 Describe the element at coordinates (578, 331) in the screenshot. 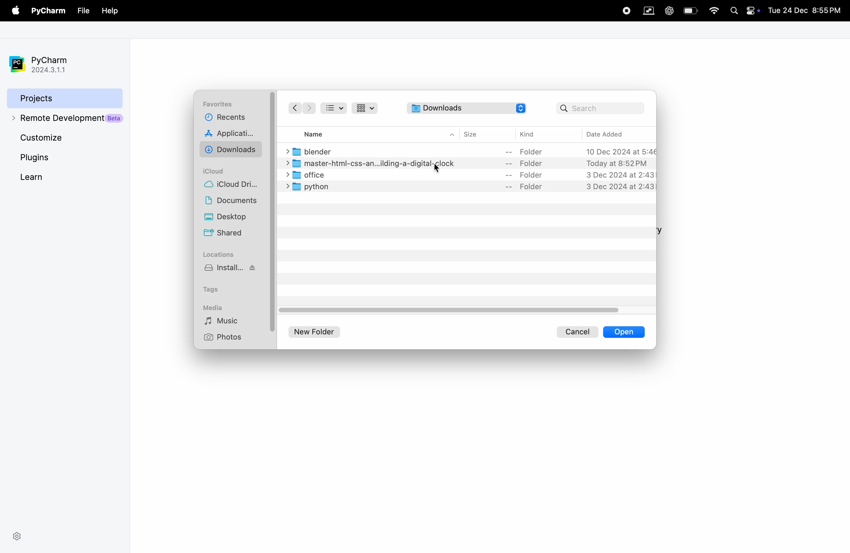

I see `cancel` at that location.